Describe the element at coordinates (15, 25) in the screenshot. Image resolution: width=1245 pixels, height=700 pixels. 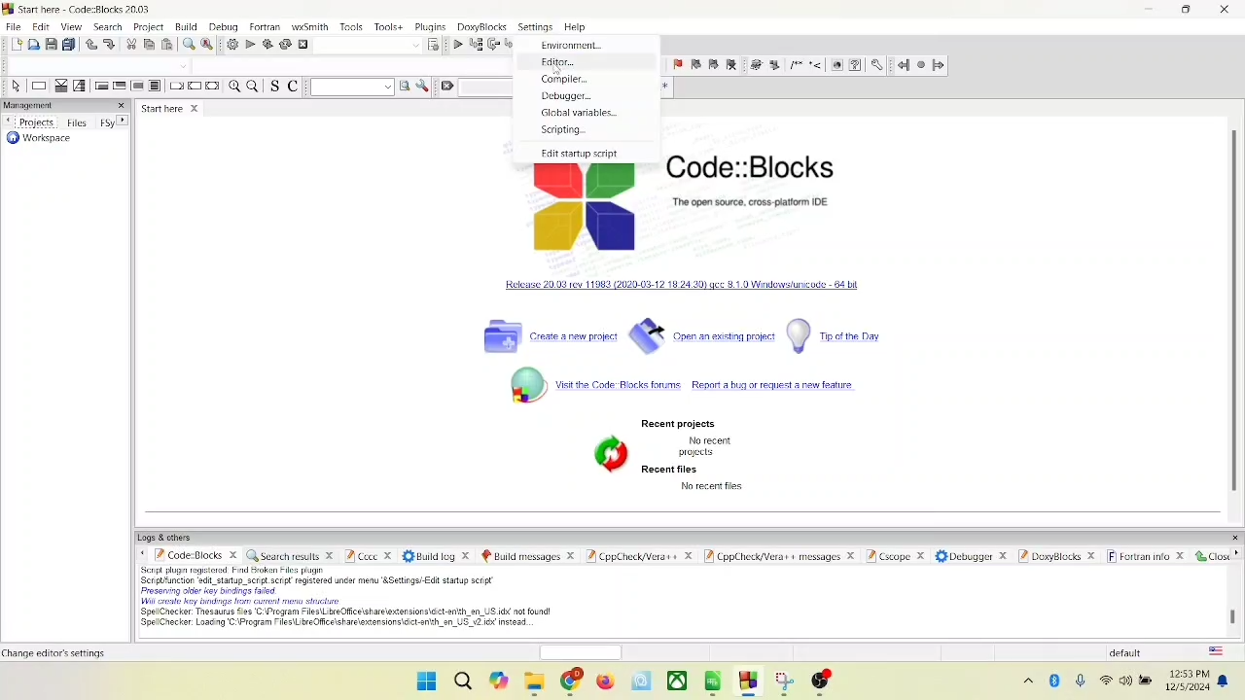
I see `file` at that location.